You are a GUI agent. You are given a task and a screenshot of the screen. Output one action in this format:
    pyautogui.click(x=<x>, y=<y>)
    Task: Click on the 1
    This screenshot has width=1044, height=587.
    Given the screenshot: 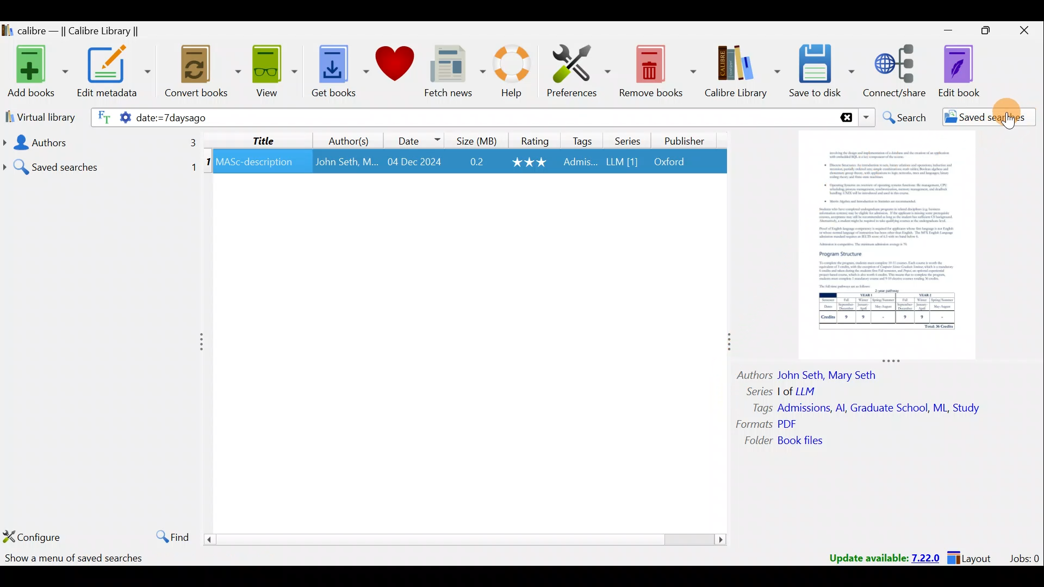 What is the action you would take?
    pyautogui.click(x=208, y=164)
    